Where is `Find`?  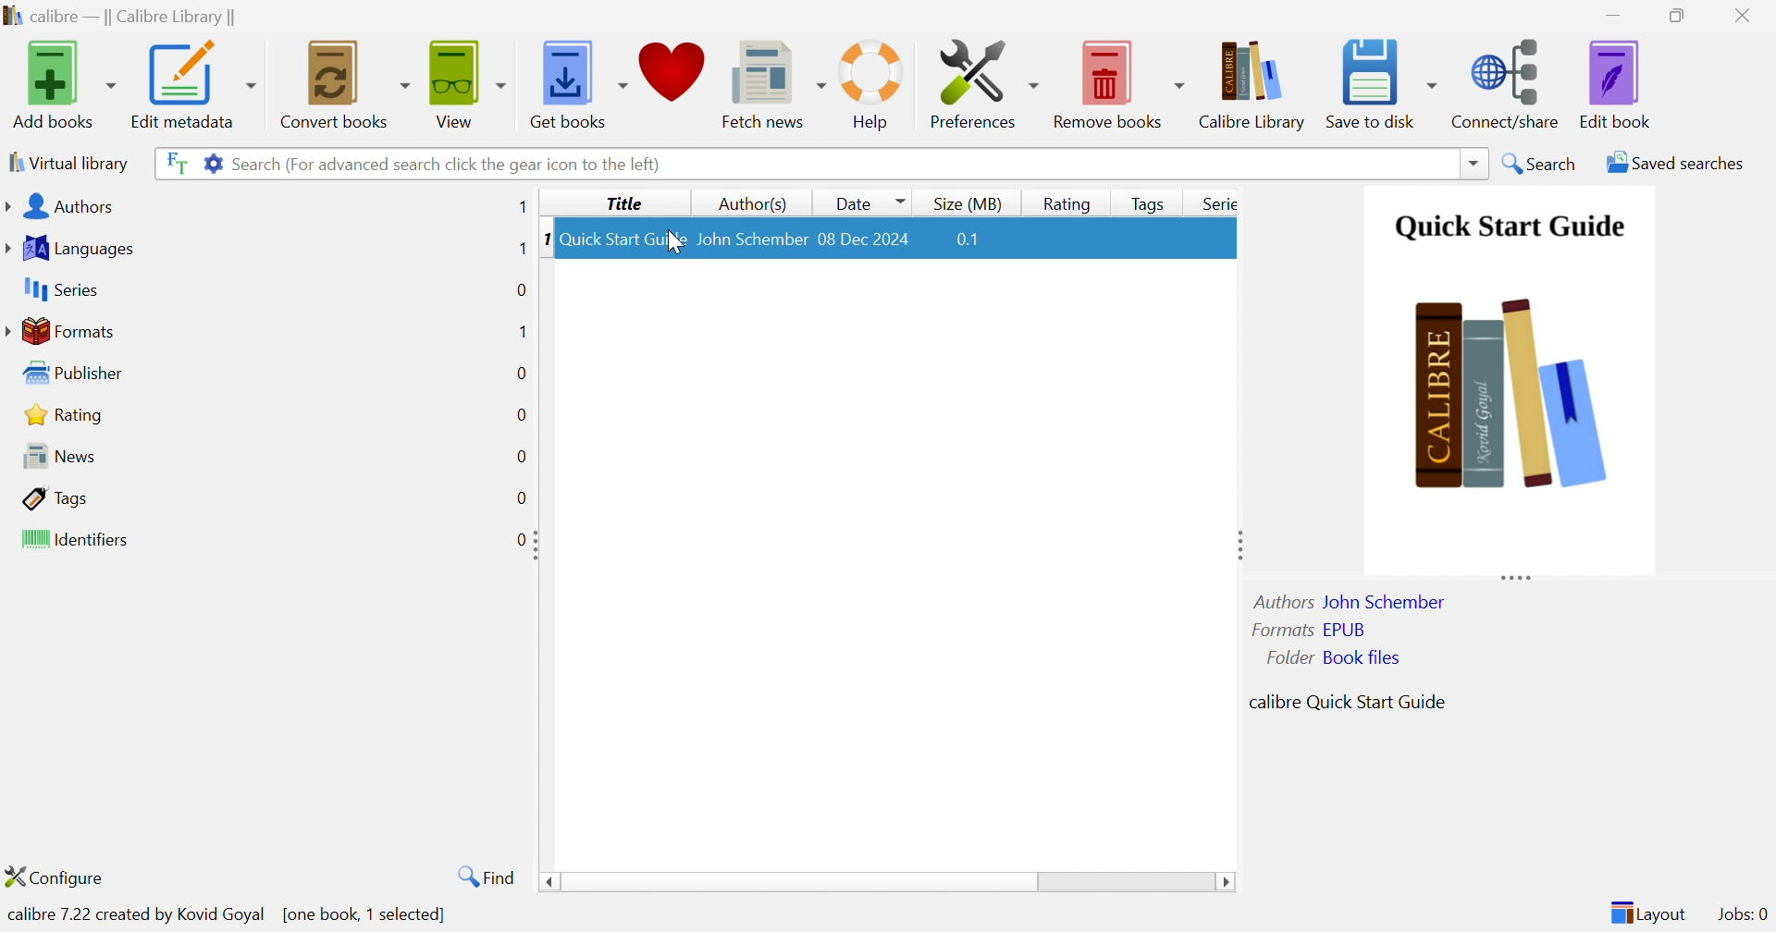 Find is located at coordinates (488, 877).